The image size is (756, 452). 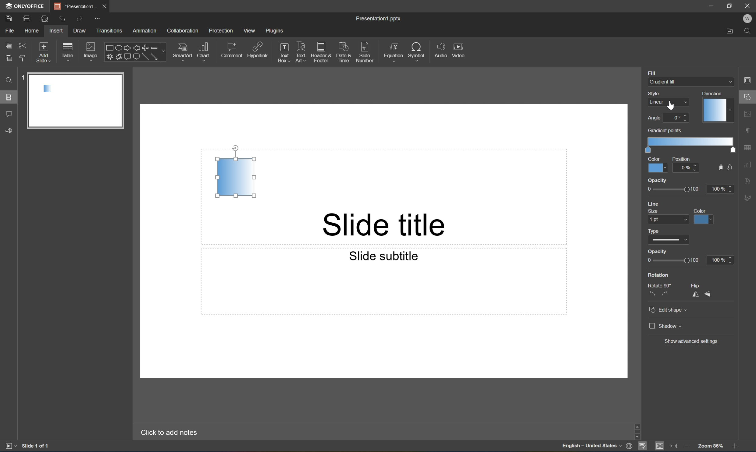 I want to click on size, so click(x=670, y=218).